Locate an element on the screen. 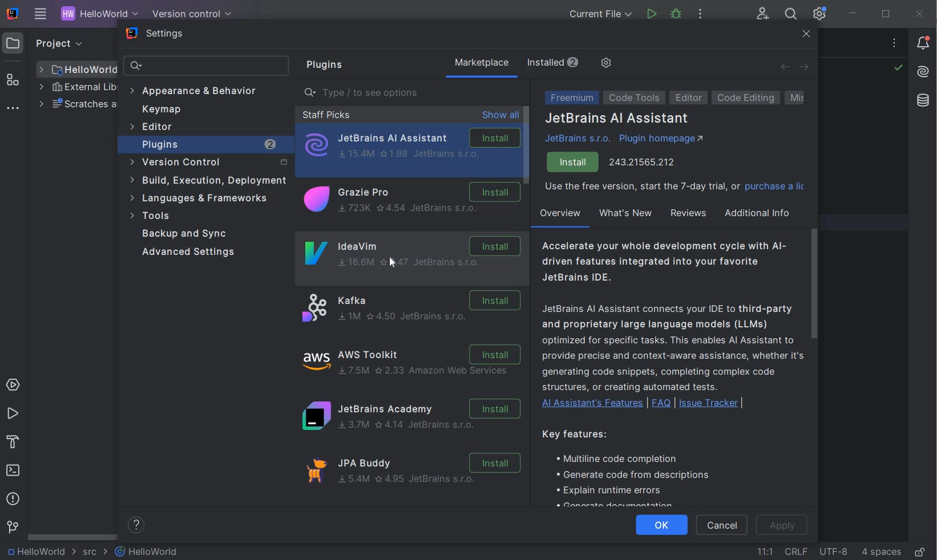 Image resolution: width=937 pixels, height=560 pixels. what's new is located at coordinates (625, 213).